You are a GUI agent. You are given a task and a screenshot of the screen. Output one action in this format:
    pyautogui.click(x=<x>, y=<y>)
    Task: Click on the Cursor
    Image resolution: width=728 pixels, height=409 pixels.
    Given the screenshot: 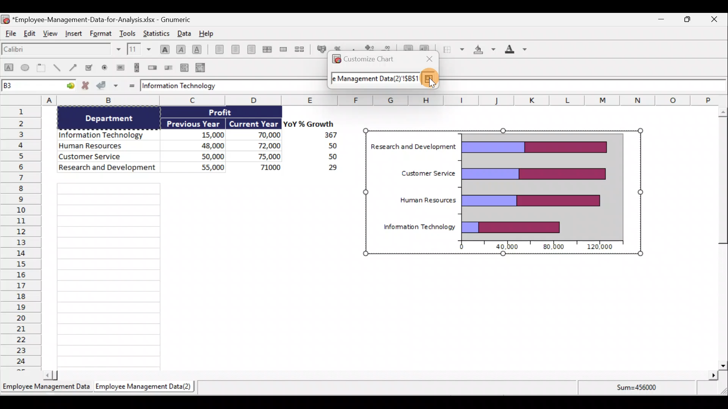 What is the action you would take?
    pyautogui.click(x=428, y=80)
    